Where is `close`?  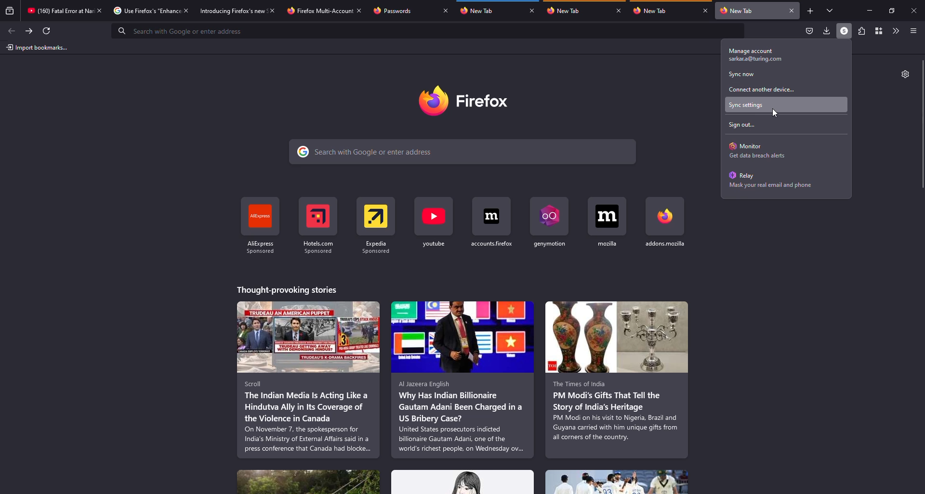 close is located at coordinates (359, 10).